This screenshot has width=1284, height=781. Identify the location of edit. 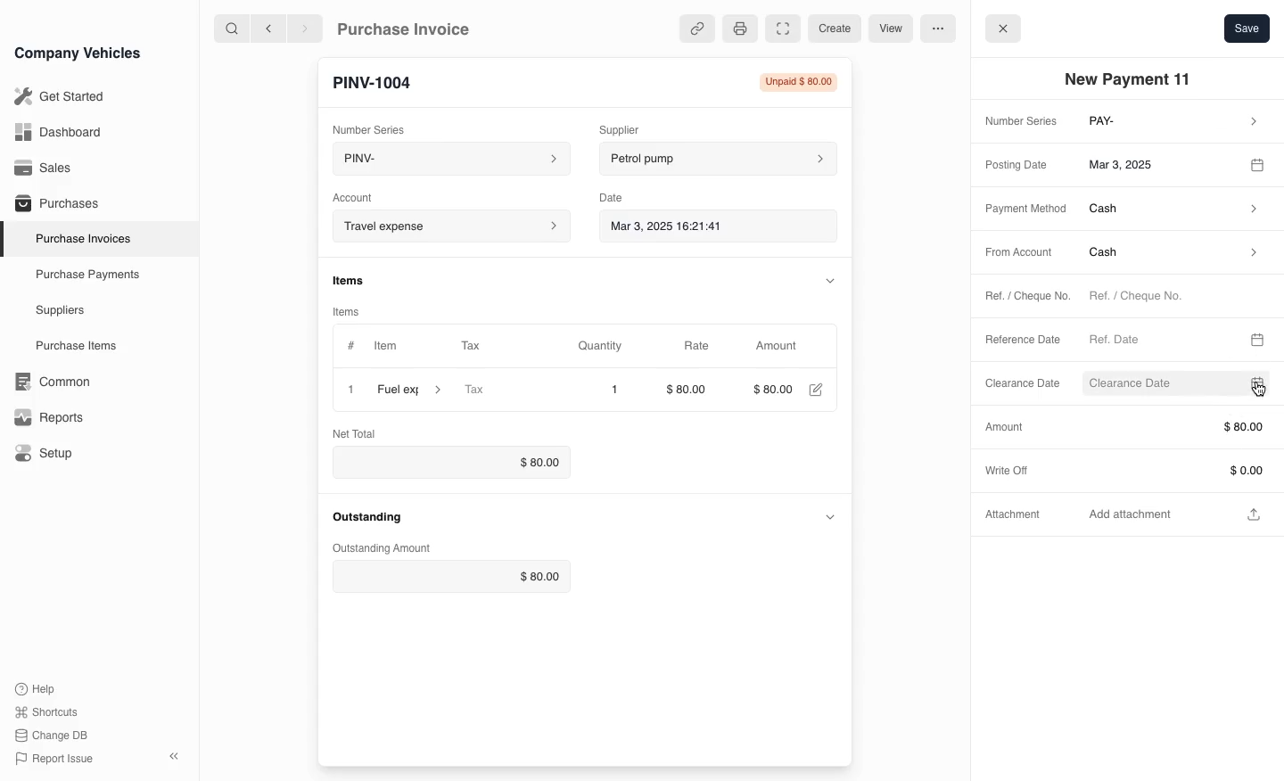
(815, 391).